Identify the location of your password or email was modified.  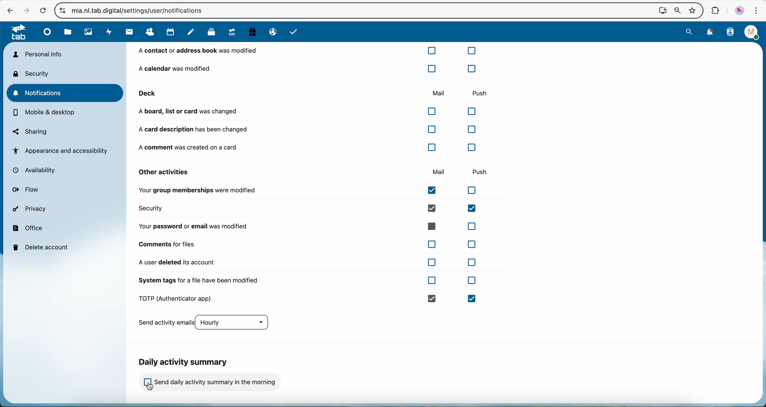
(310, 226).